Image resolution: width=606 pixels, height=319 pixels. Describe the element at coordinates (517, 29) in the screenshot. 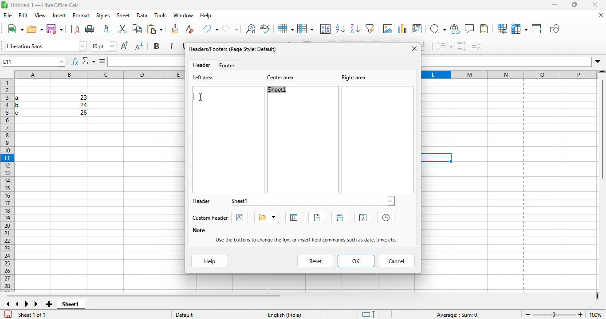

I see `freeze row and column` at that location.